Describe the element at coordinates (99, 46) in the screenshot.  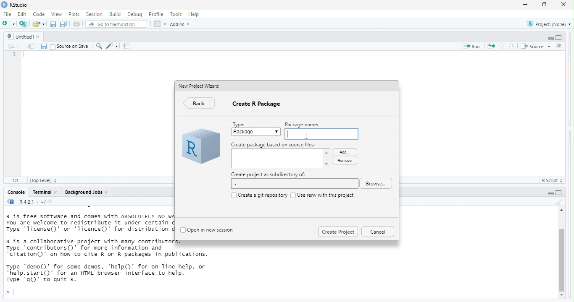
I see `find /replace` at that location.